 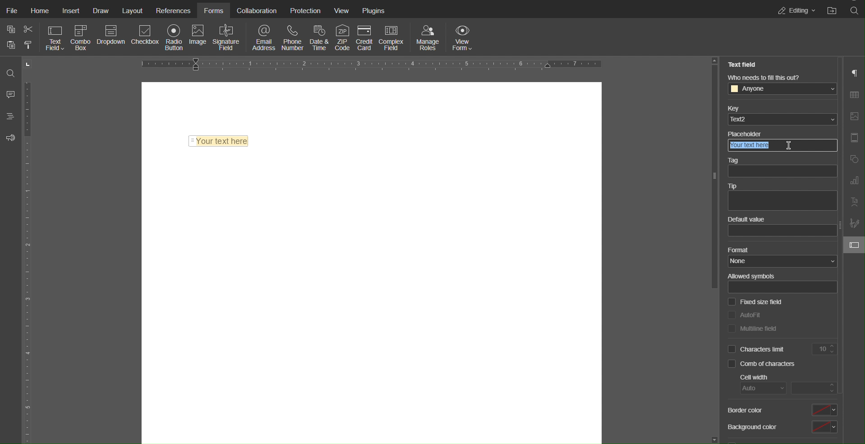 I want to click on Autofit, so click(x=745, y=314).